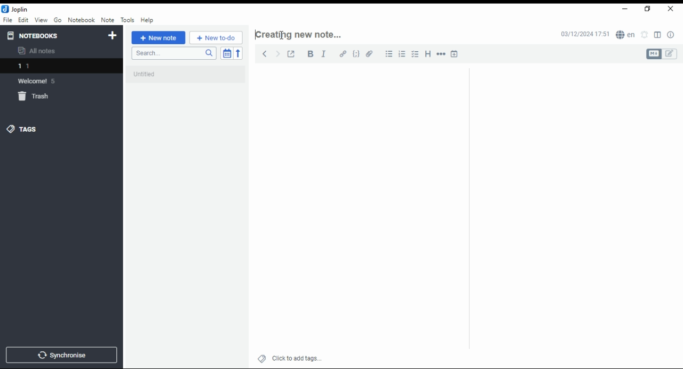 This screenshot has height=369, width=683. I want to click on reverse sort order, so click(239, 53).